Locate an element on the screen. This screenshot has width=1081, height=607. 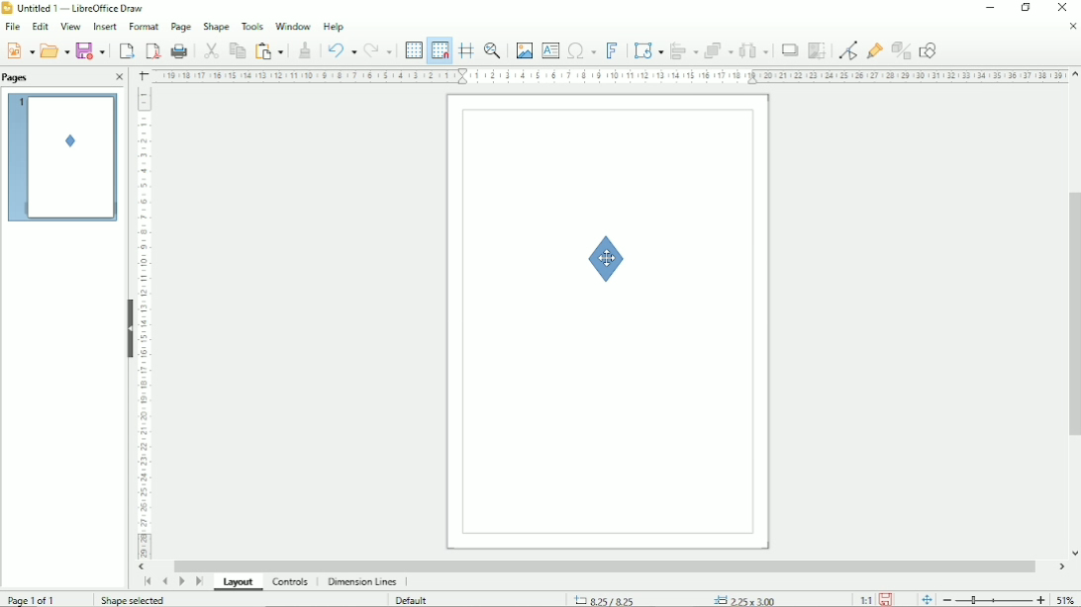
Display grid is located at coordinates (413, 48).